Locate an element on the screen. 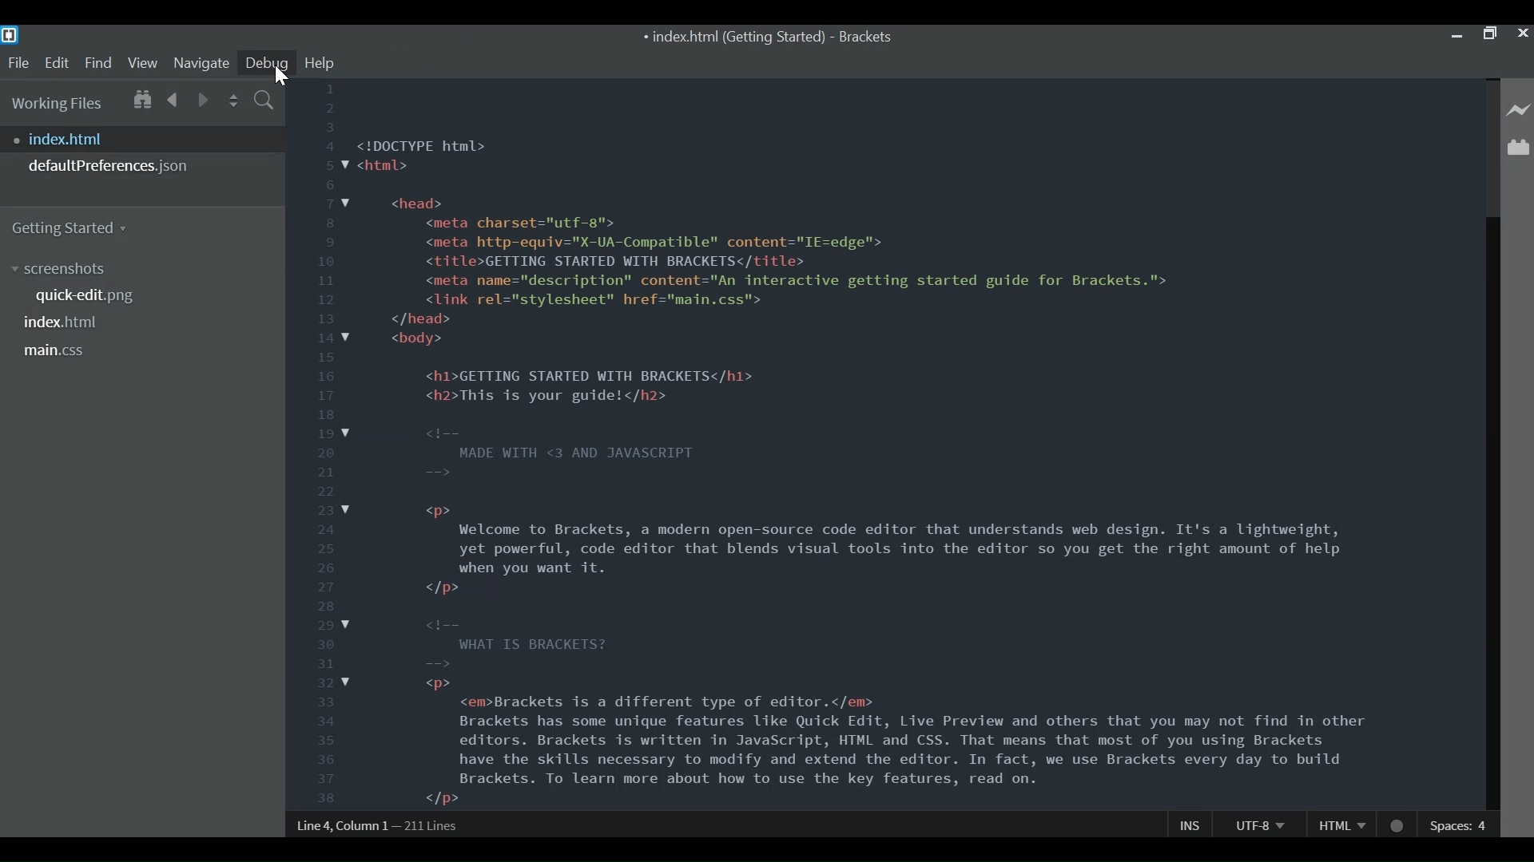 The width and height of the screenshot is (1534, 862). quick-edit.png is located at coordinates (92, 298).